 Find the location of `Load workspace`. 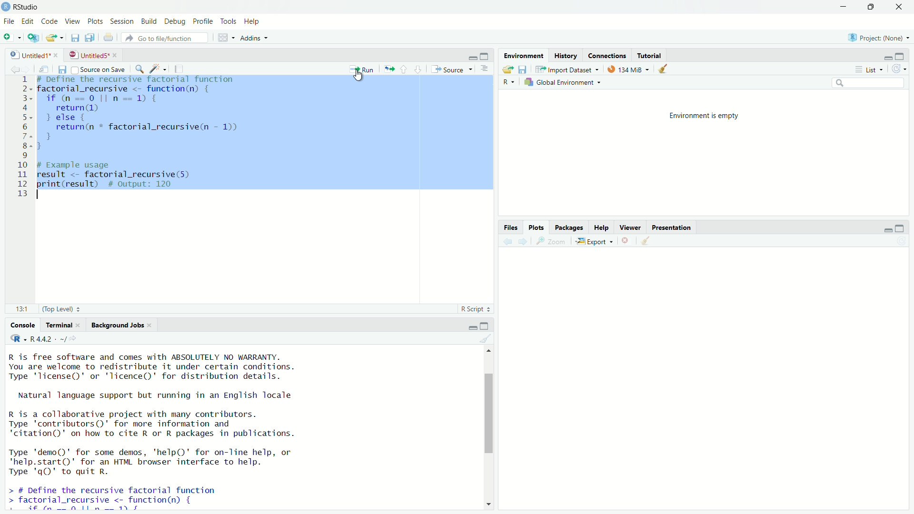

Load workspace is located at coordinates (507, 69).